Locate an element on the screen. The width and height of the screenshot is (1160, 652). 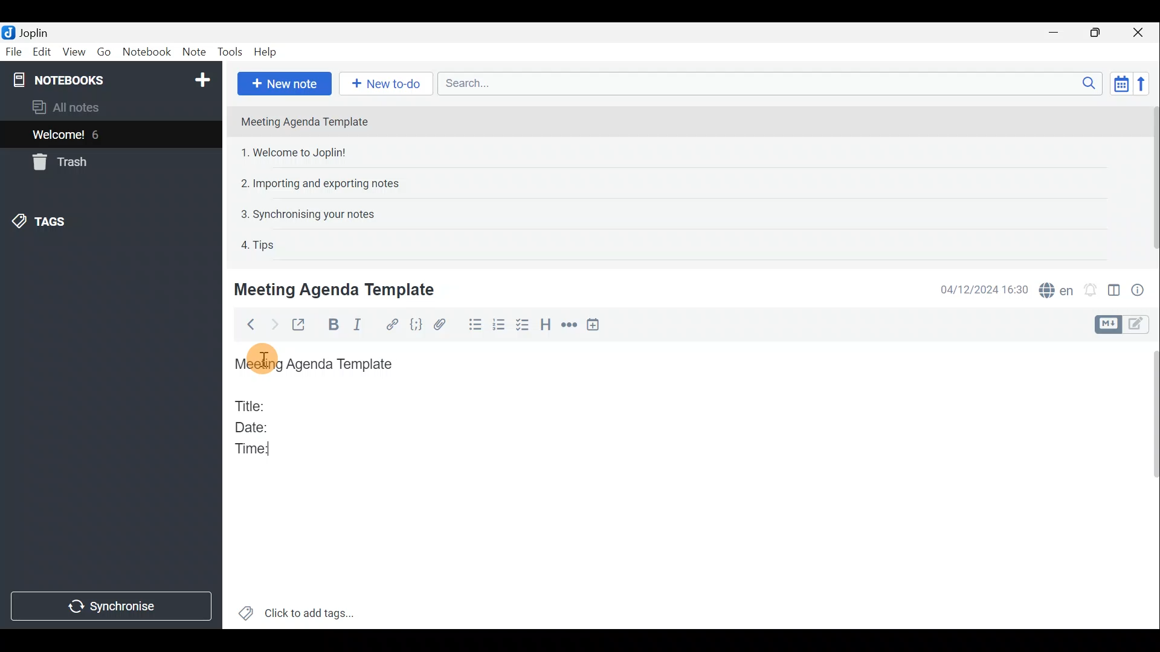
Code is located at coordinates (418, 325).